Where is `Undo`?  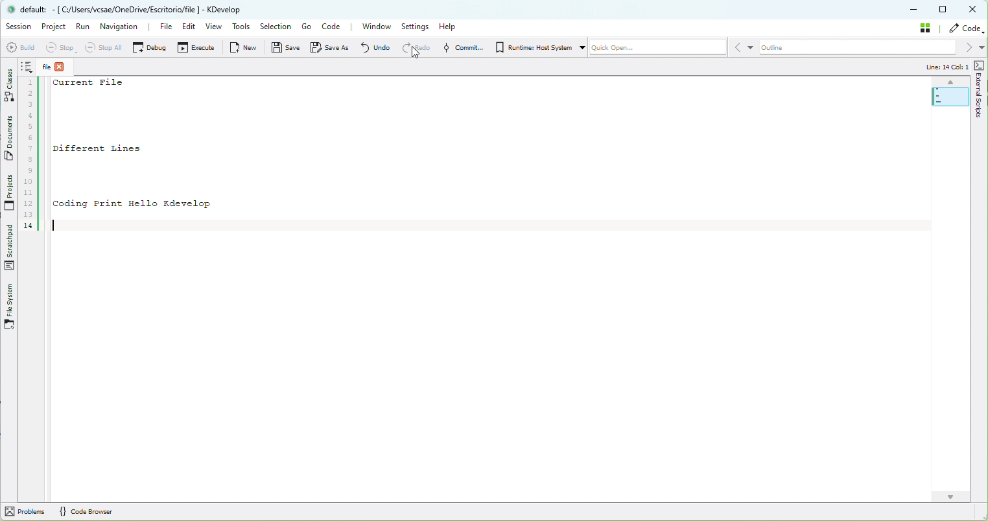 Undo is located at coordinates (379, 47).